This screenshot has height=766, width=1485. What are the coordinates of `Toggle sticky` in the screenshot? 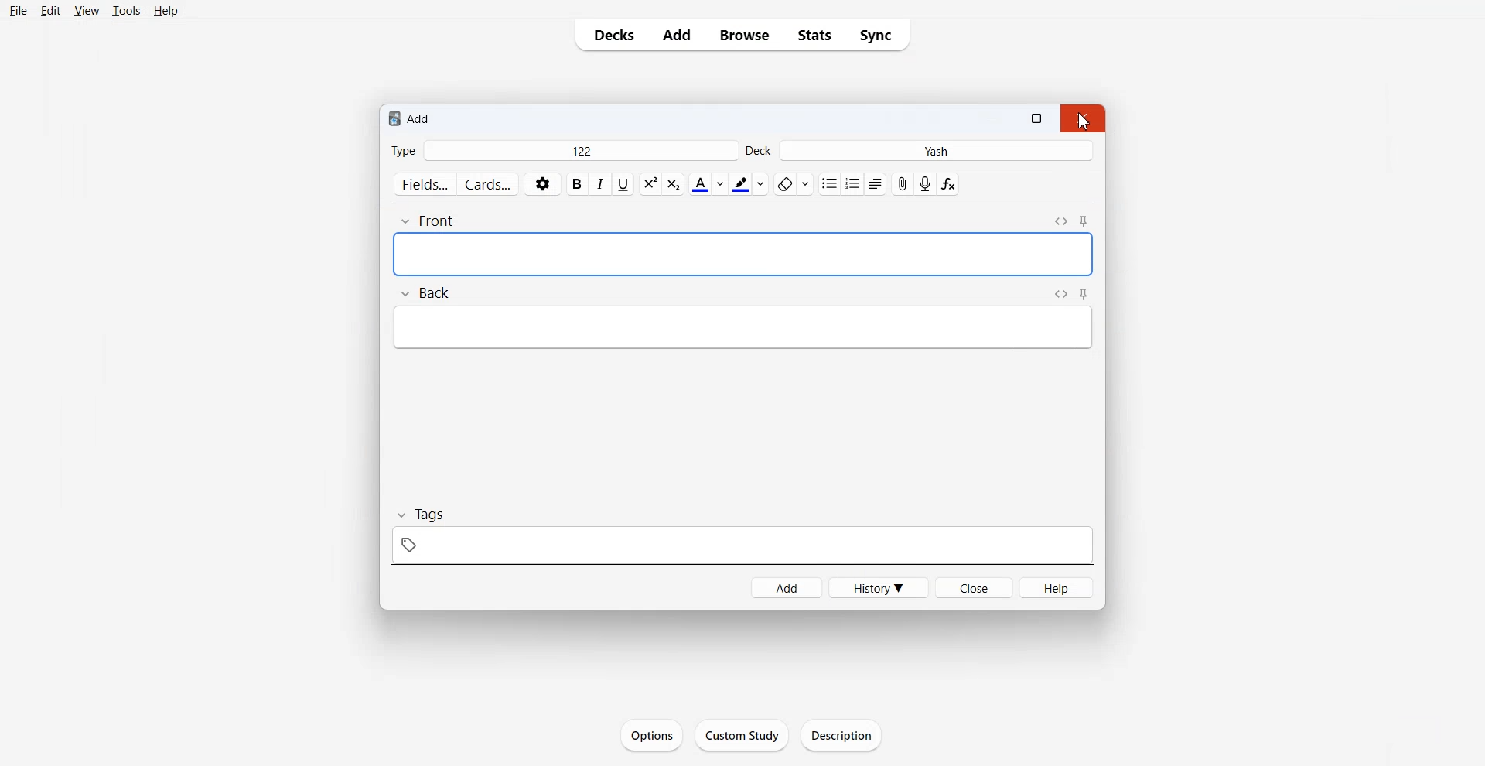 It's located at (1085, 223).